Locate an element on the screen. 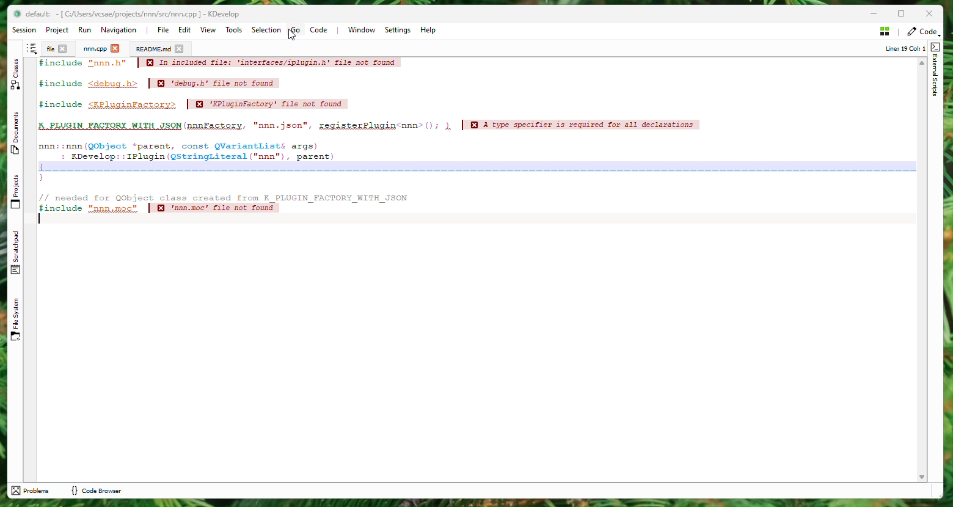 Image resolution: width=953 pixels, height=507 pixels. Settings is located at coordinates (398, 31).